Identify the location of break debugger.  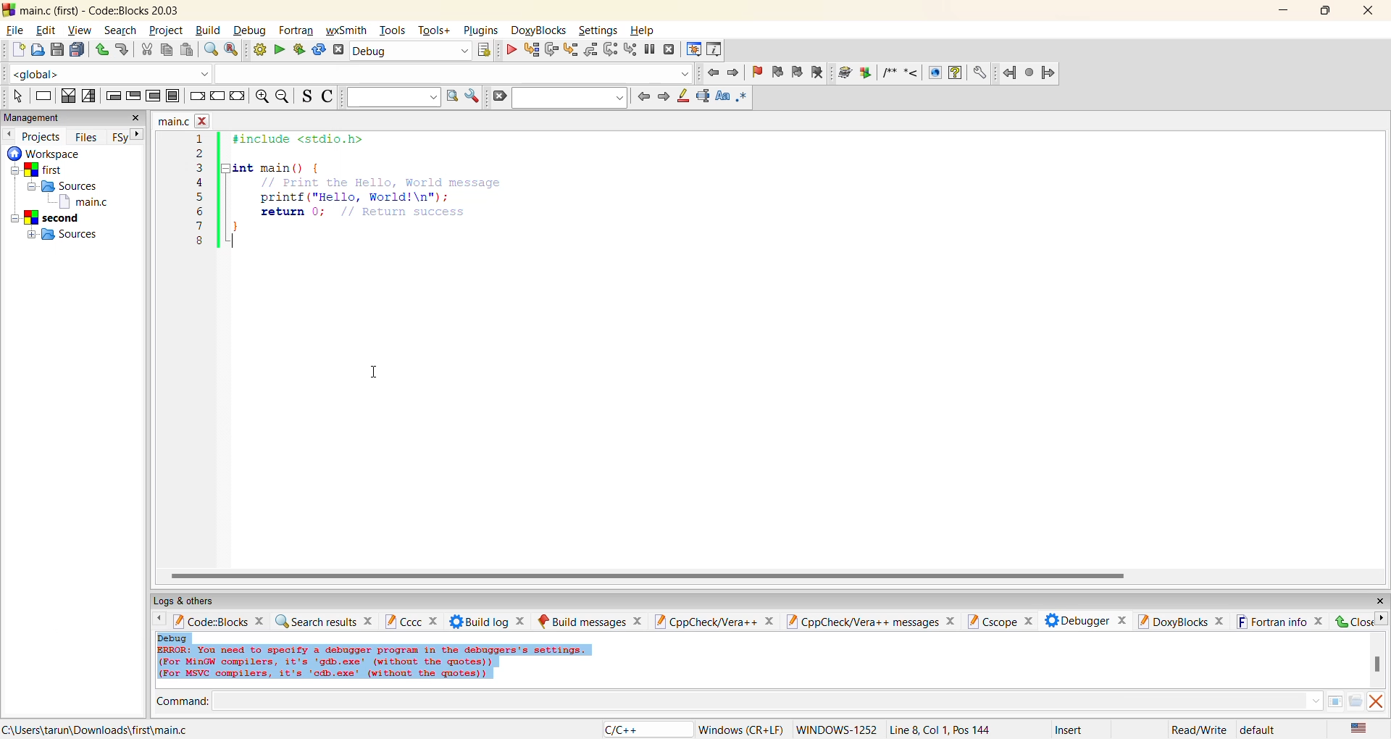
(652, 51).